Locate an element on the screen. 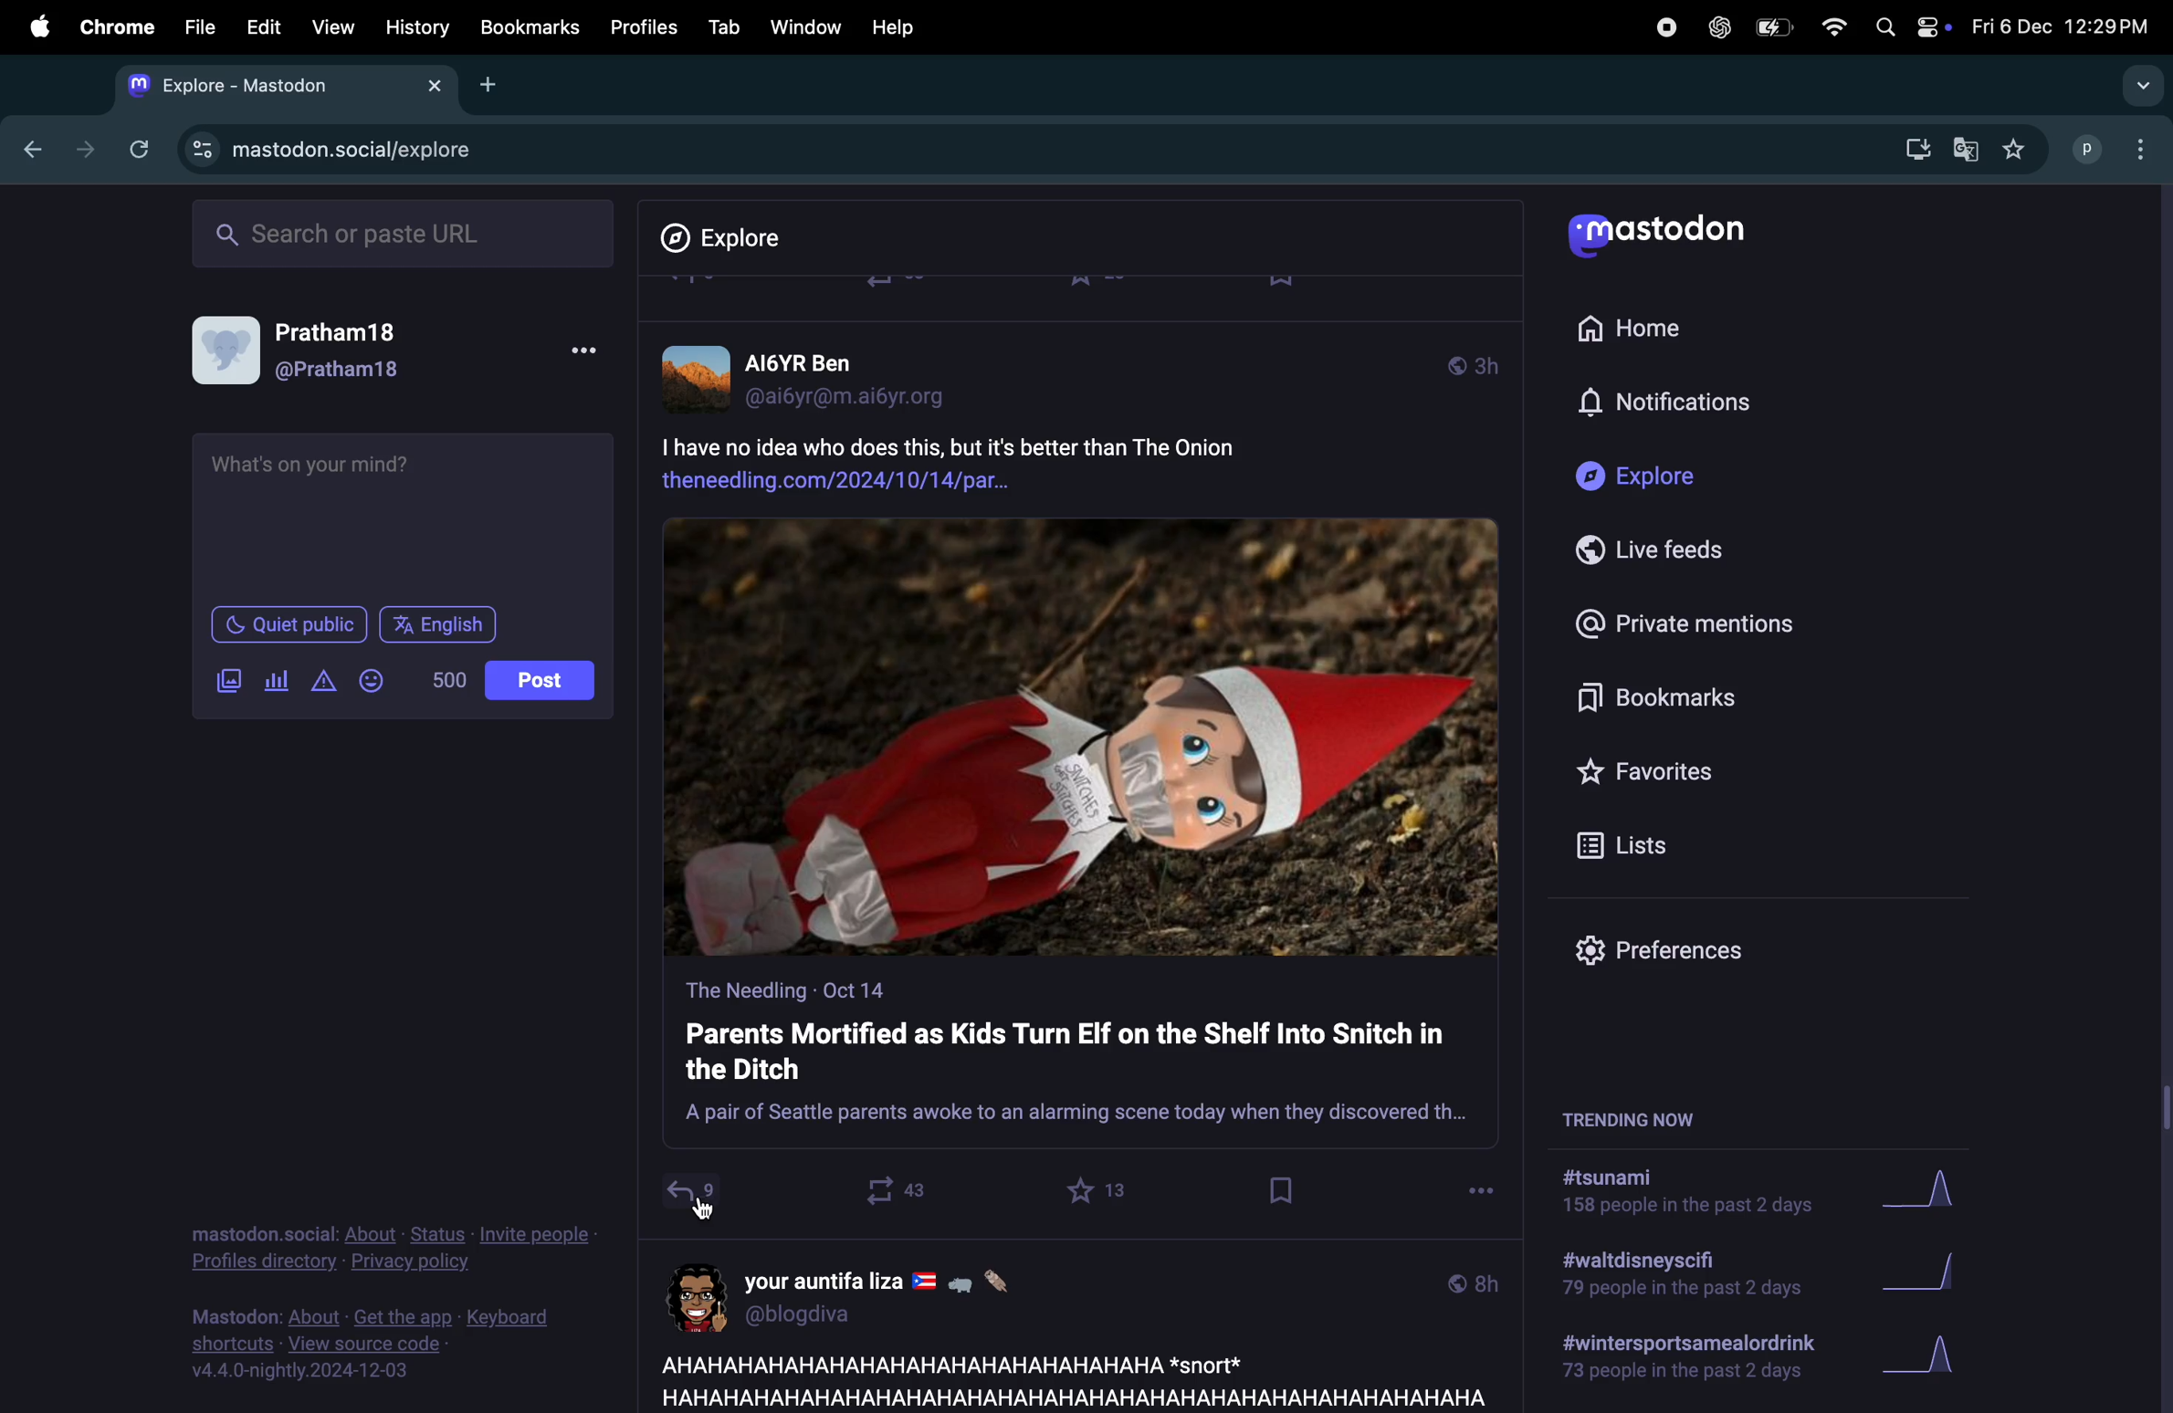  #winter sport drink is located at coordinates (1684, 1361).